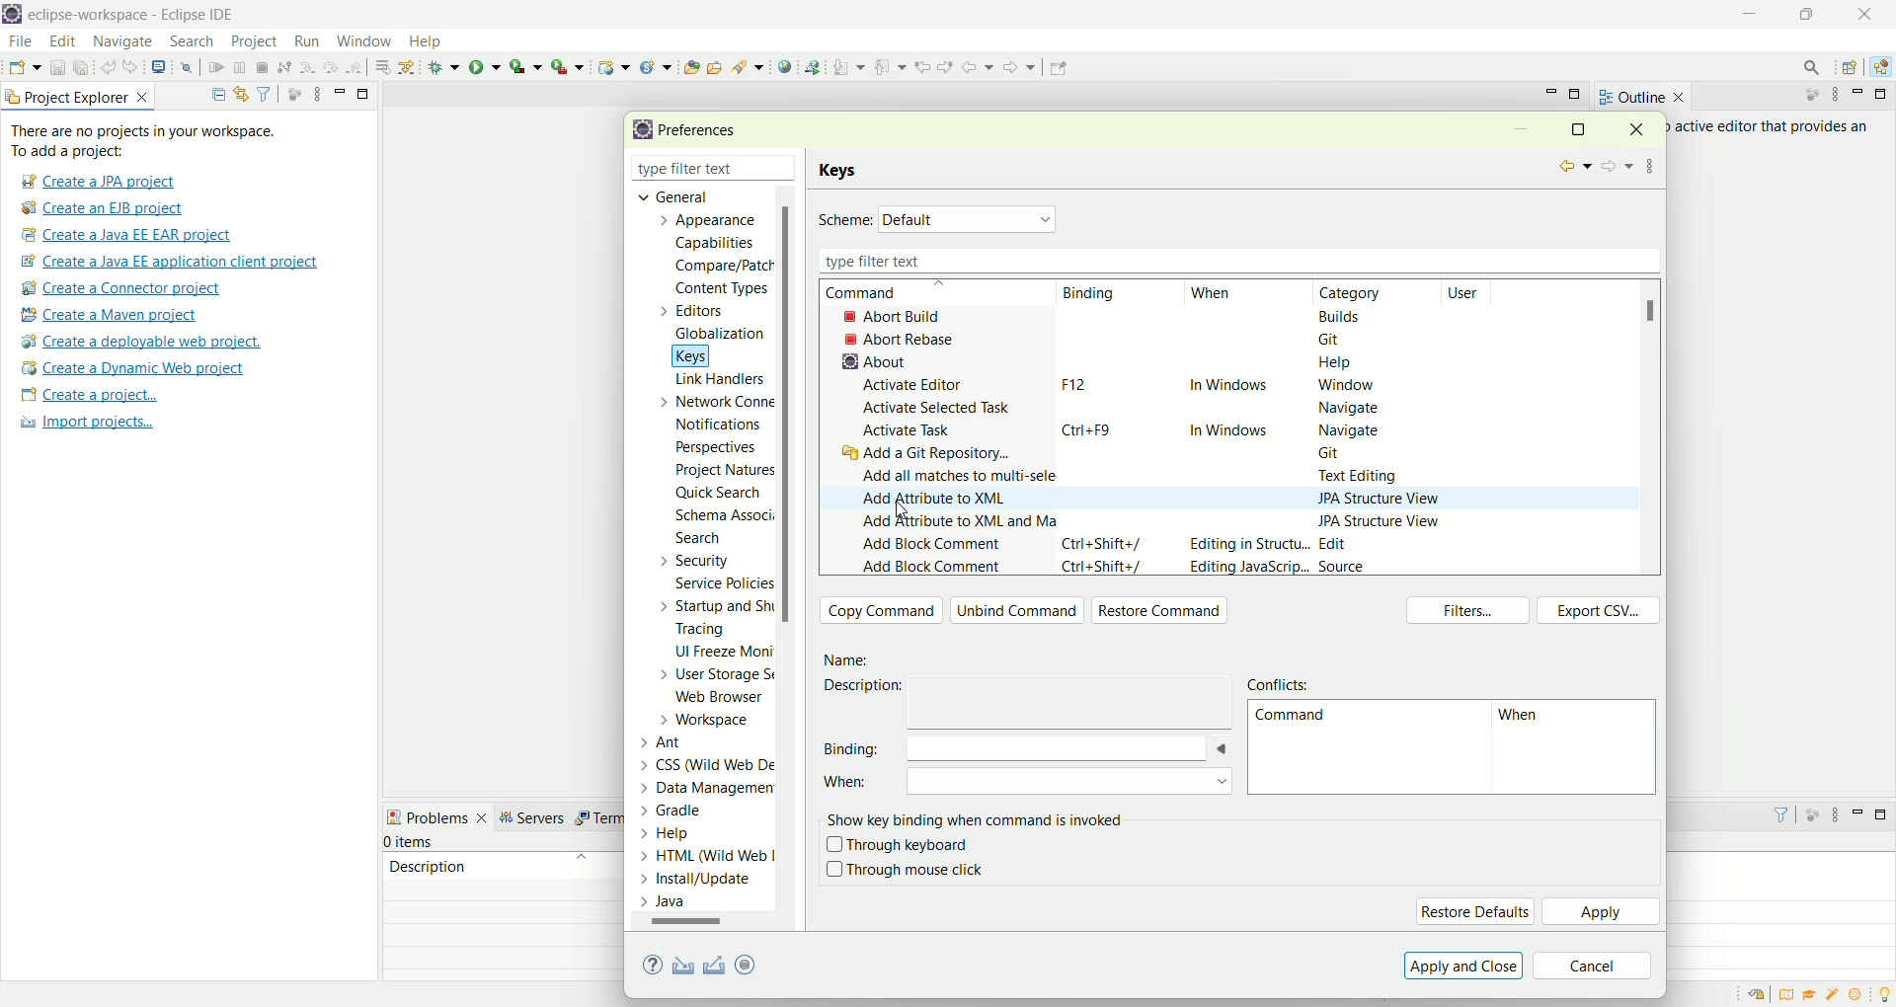 The image size is (1896, 1007). What do you see at coordinates (849, 66) in the screenshot?
I see `next annotation` at bounding box center [849, 66].